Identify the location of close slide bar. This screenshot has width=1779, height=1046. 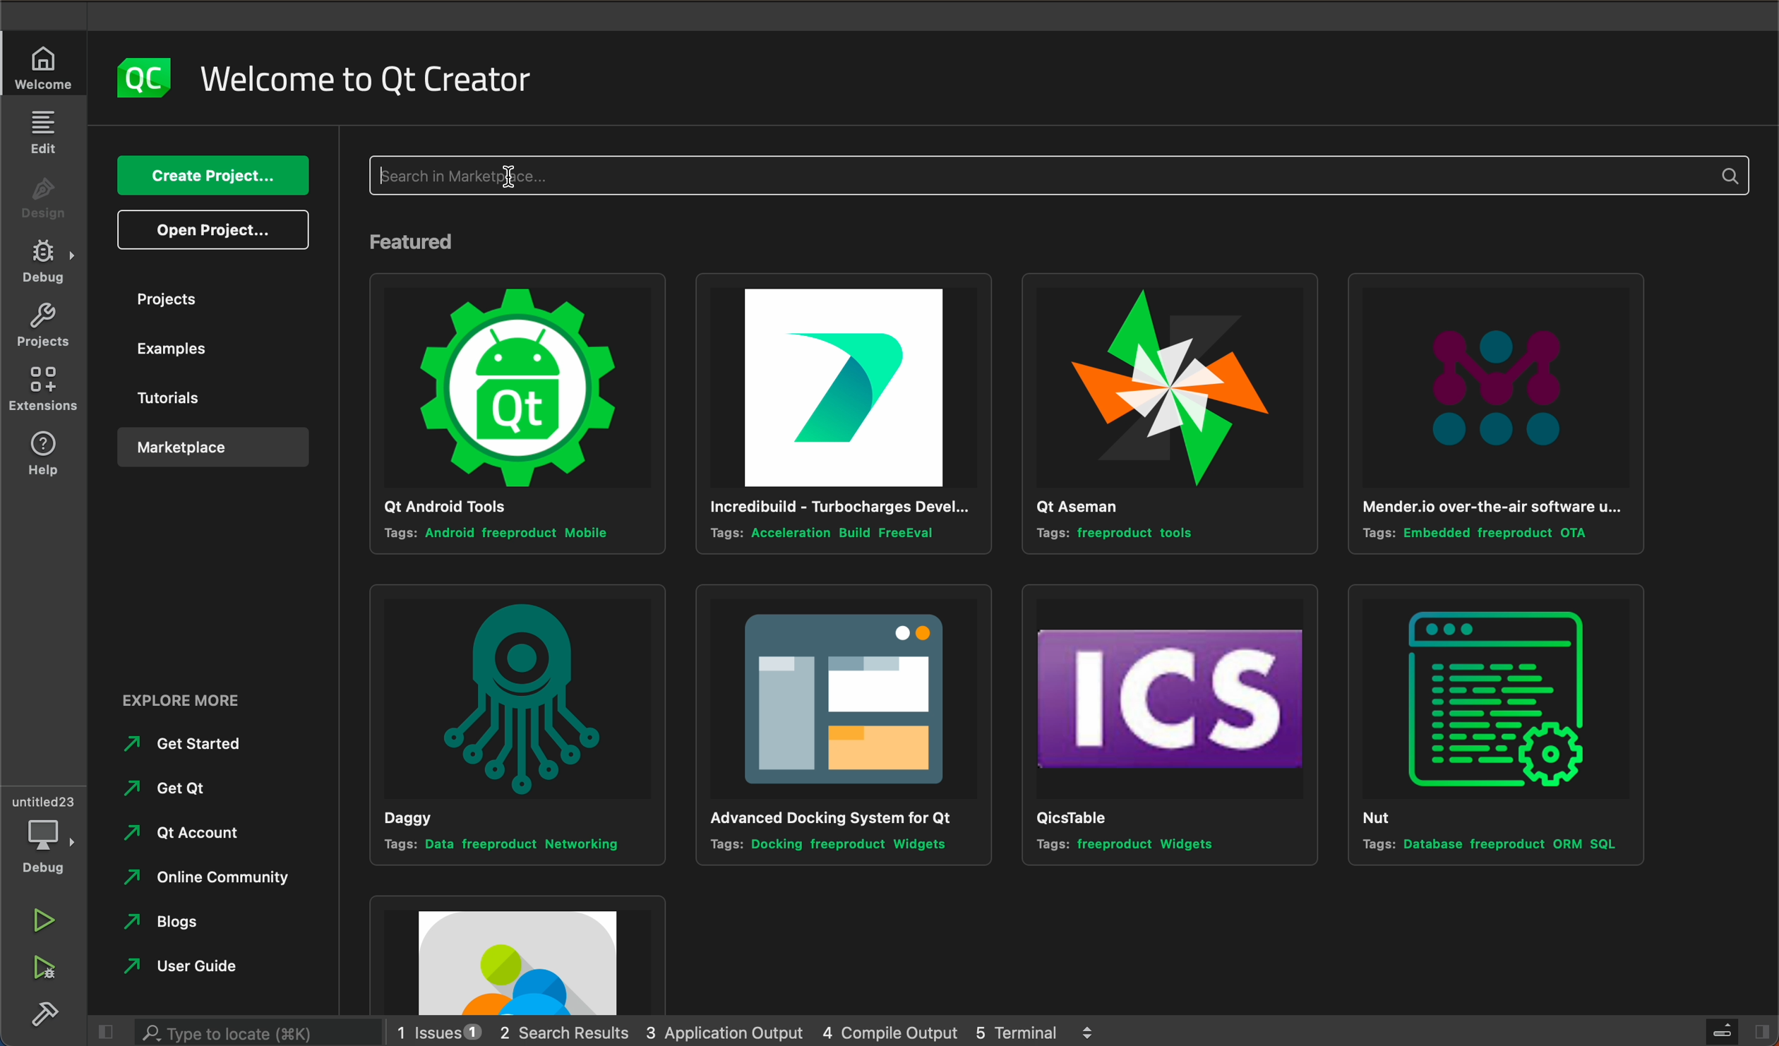
(102, 1031).